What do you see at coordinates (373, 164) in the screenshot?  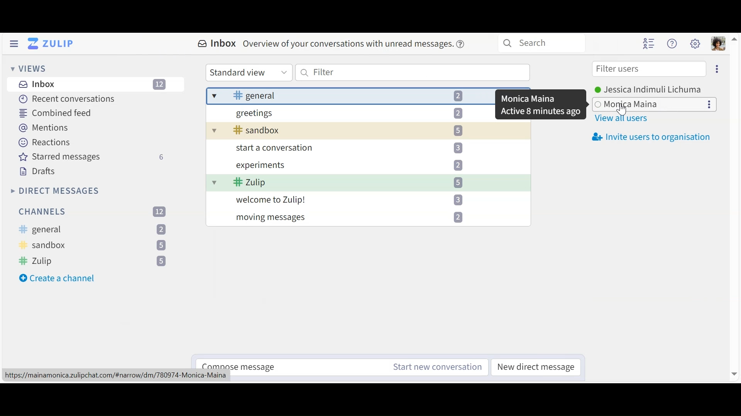 I see `message` at bounding box center [373, 164].